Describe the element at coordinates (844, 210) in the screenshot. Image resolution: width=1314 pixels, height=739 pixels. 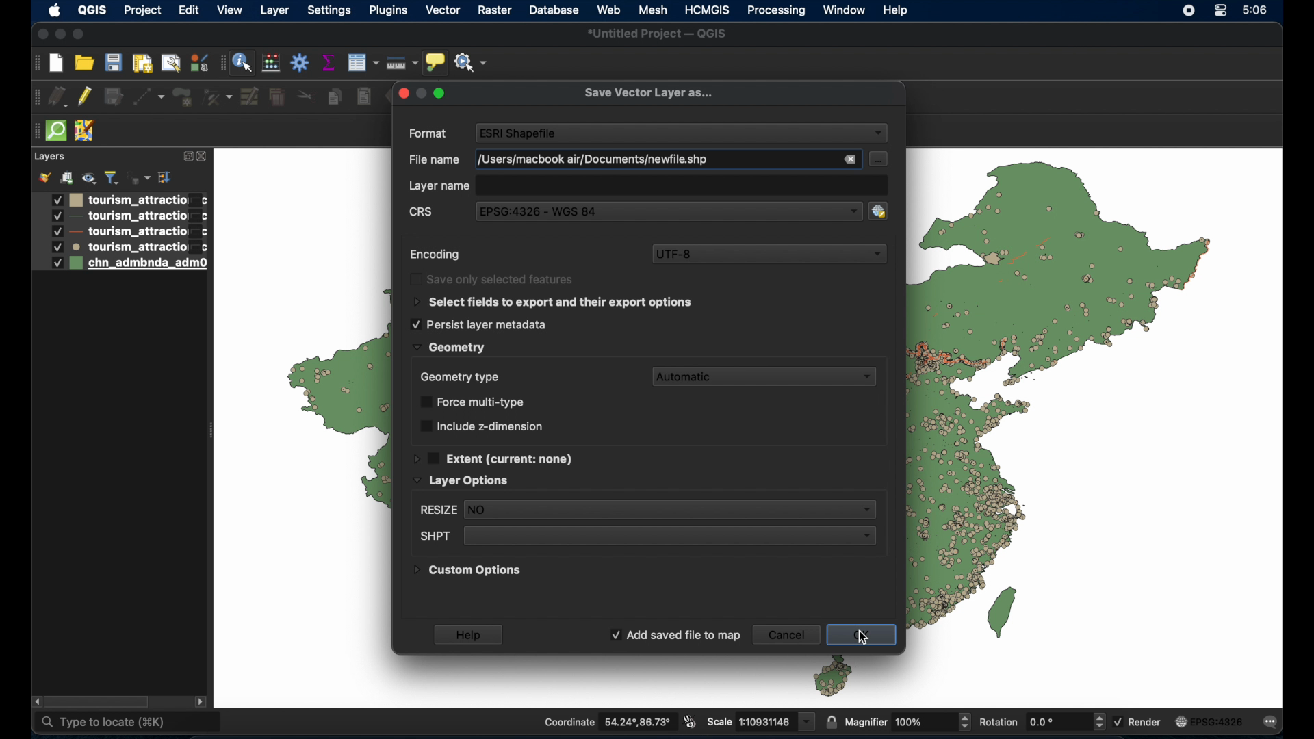
I see `dropdown` at that location.